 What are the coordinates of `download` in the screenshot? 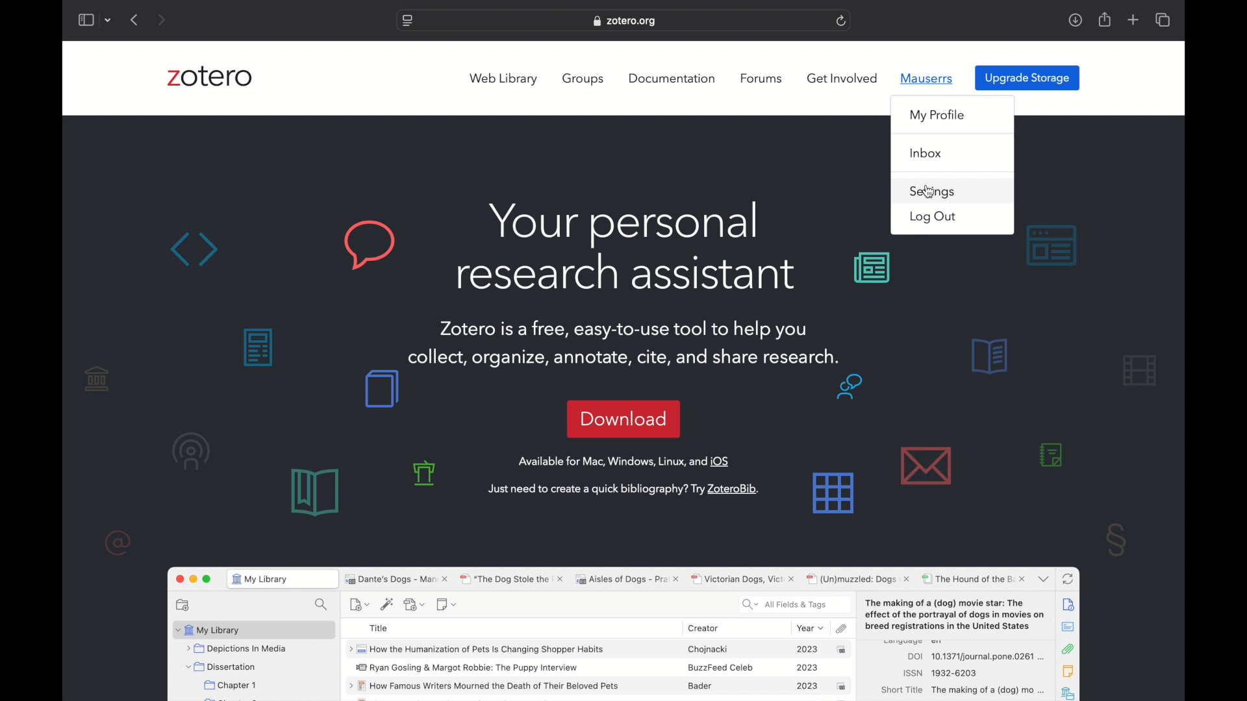 It's located at (623, 418).